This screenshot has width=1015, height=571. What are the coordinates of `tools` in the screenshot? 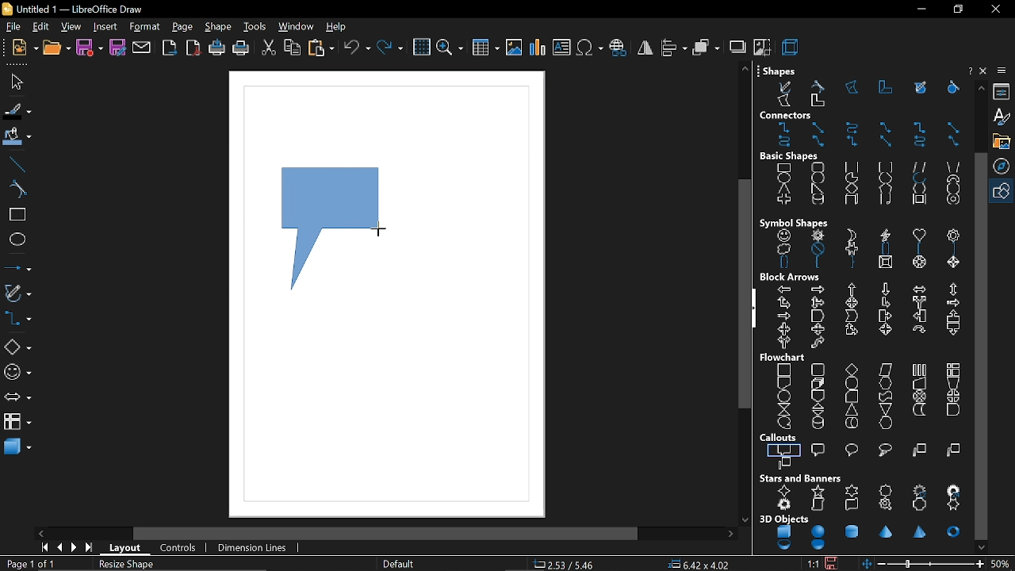 It's located at (257, 28).